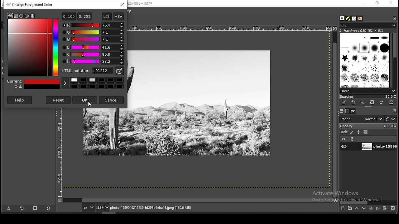 The image size is (399, 224). I want to click on delete tool preset, so click(35, 208).